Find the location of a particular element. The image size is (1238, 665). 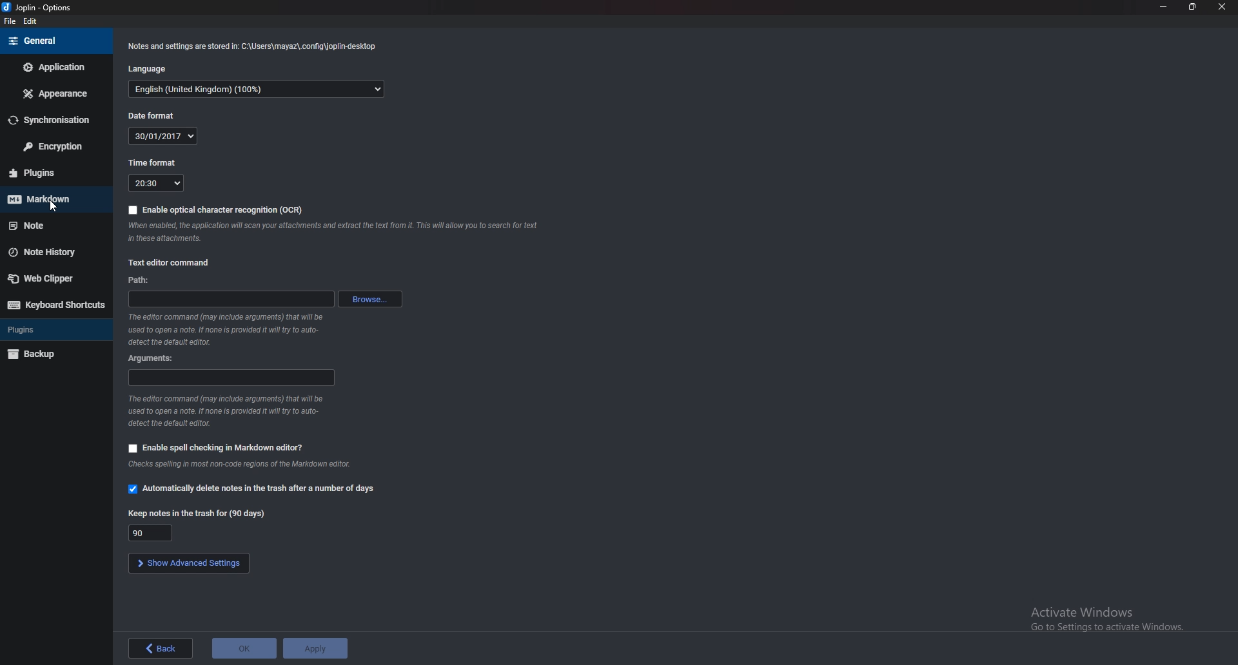

Plugins is located at coordinates (52, 329).